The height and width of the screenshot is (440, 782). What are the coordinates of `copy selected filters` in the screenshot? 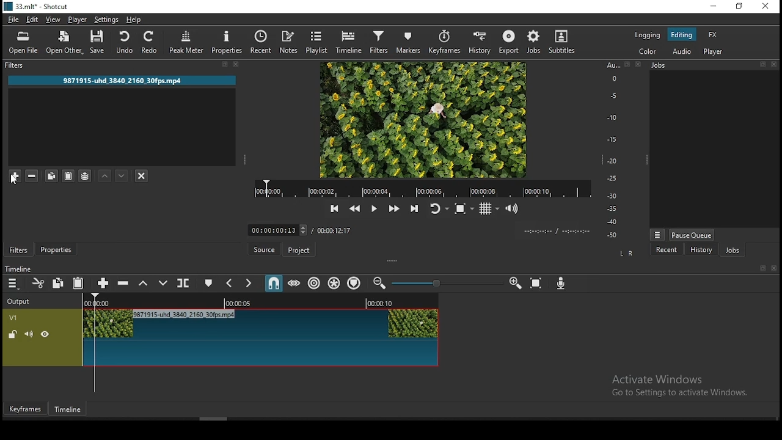 It's located at (52, 177).